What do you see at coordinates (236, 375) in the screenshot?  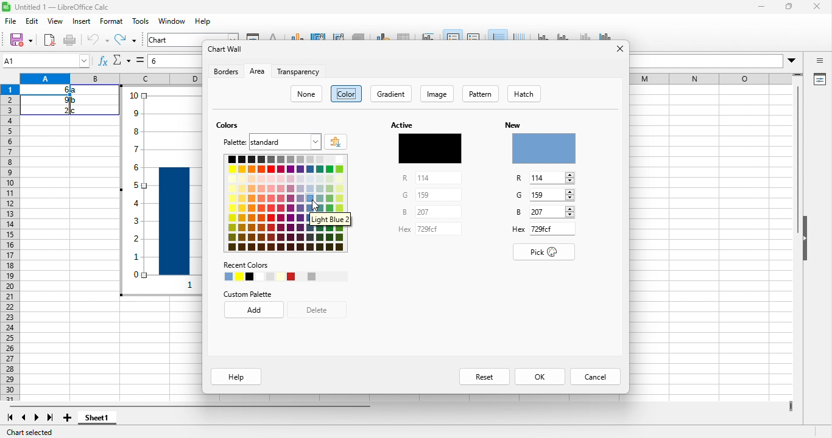 I see `help` at bounding box center [236, 375].